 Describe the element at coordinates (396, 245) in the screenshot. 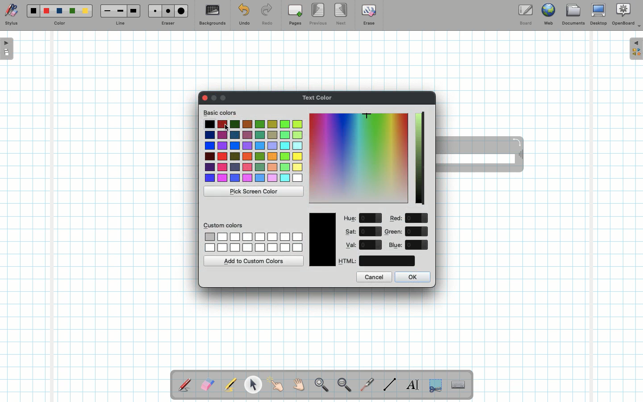

I see `Blue` at that location.